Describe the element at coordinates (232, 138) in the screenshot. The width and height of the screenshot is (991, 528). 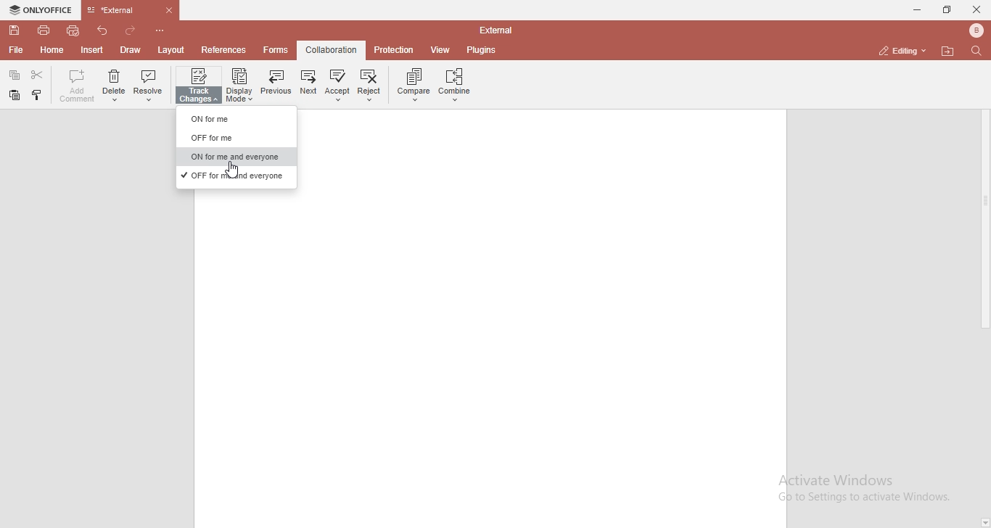
I see `OFF for me` at that location.